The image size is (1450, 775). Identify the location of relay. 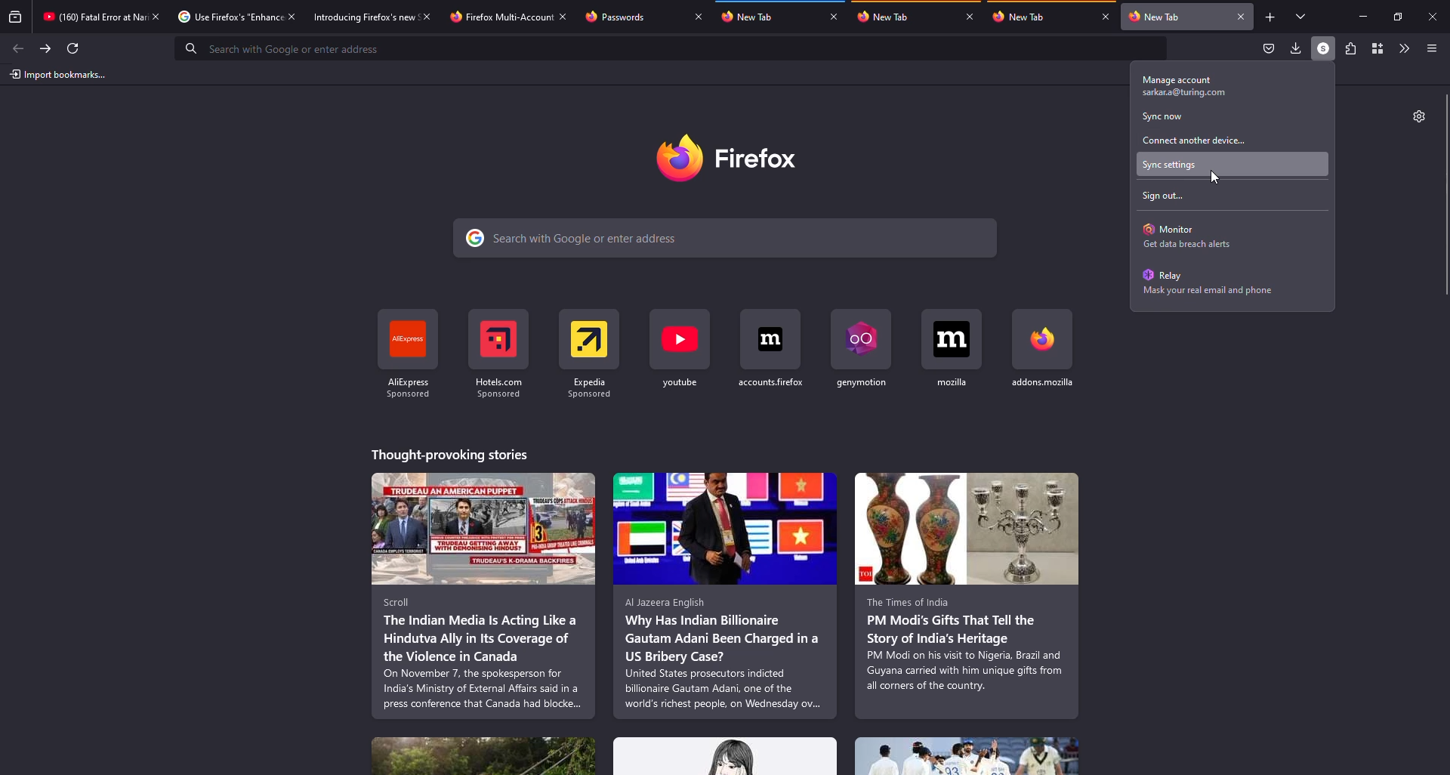
(1230, 280).